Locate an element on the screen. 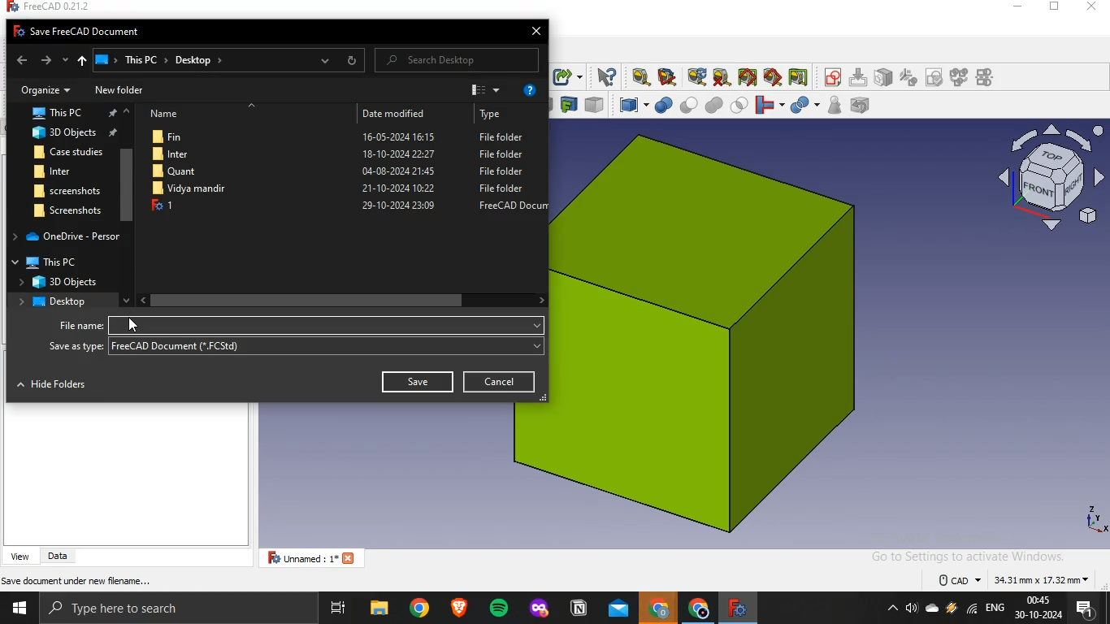 This screenshot has height=624, width=1110. axes icon is located at coordinates (1091, 521).